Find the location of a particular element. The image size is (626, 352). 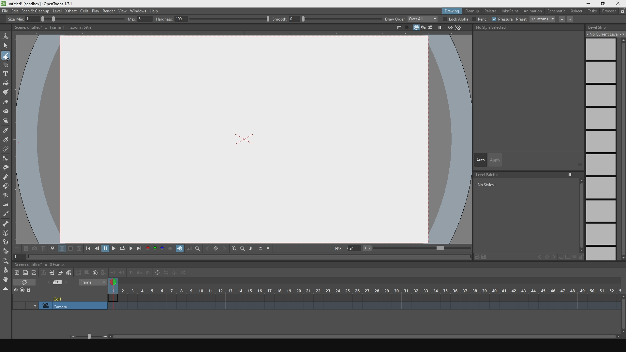

align horizontally is located at coordinates (261, 249).